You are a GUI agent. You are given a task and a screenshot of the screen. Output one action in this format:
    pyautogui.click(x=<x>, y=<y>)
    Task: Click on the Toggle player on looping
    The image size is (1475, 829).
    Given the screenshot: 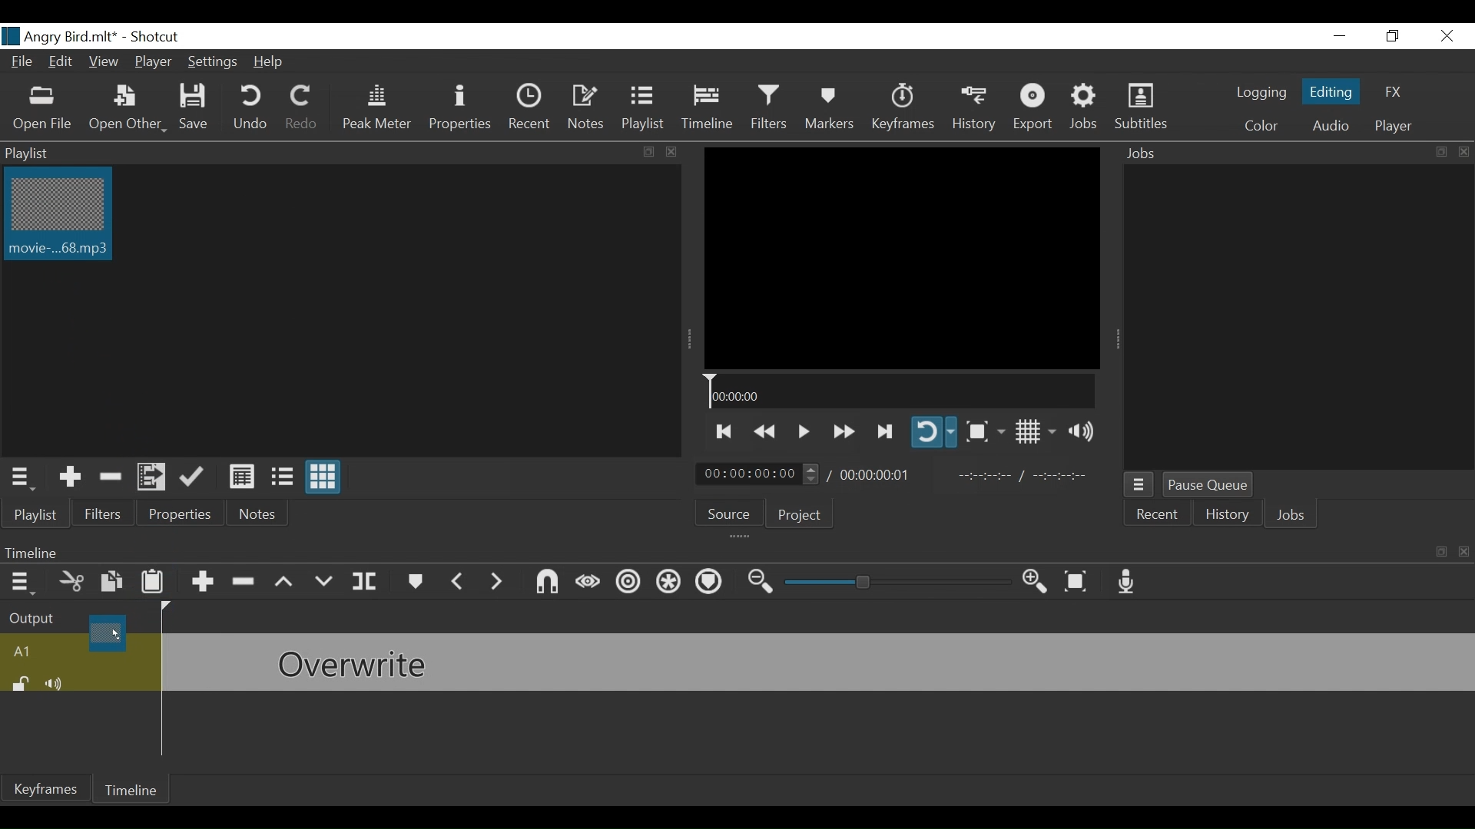 What is the action you would take?
    pyautogui.click(x=935, y=433)
    